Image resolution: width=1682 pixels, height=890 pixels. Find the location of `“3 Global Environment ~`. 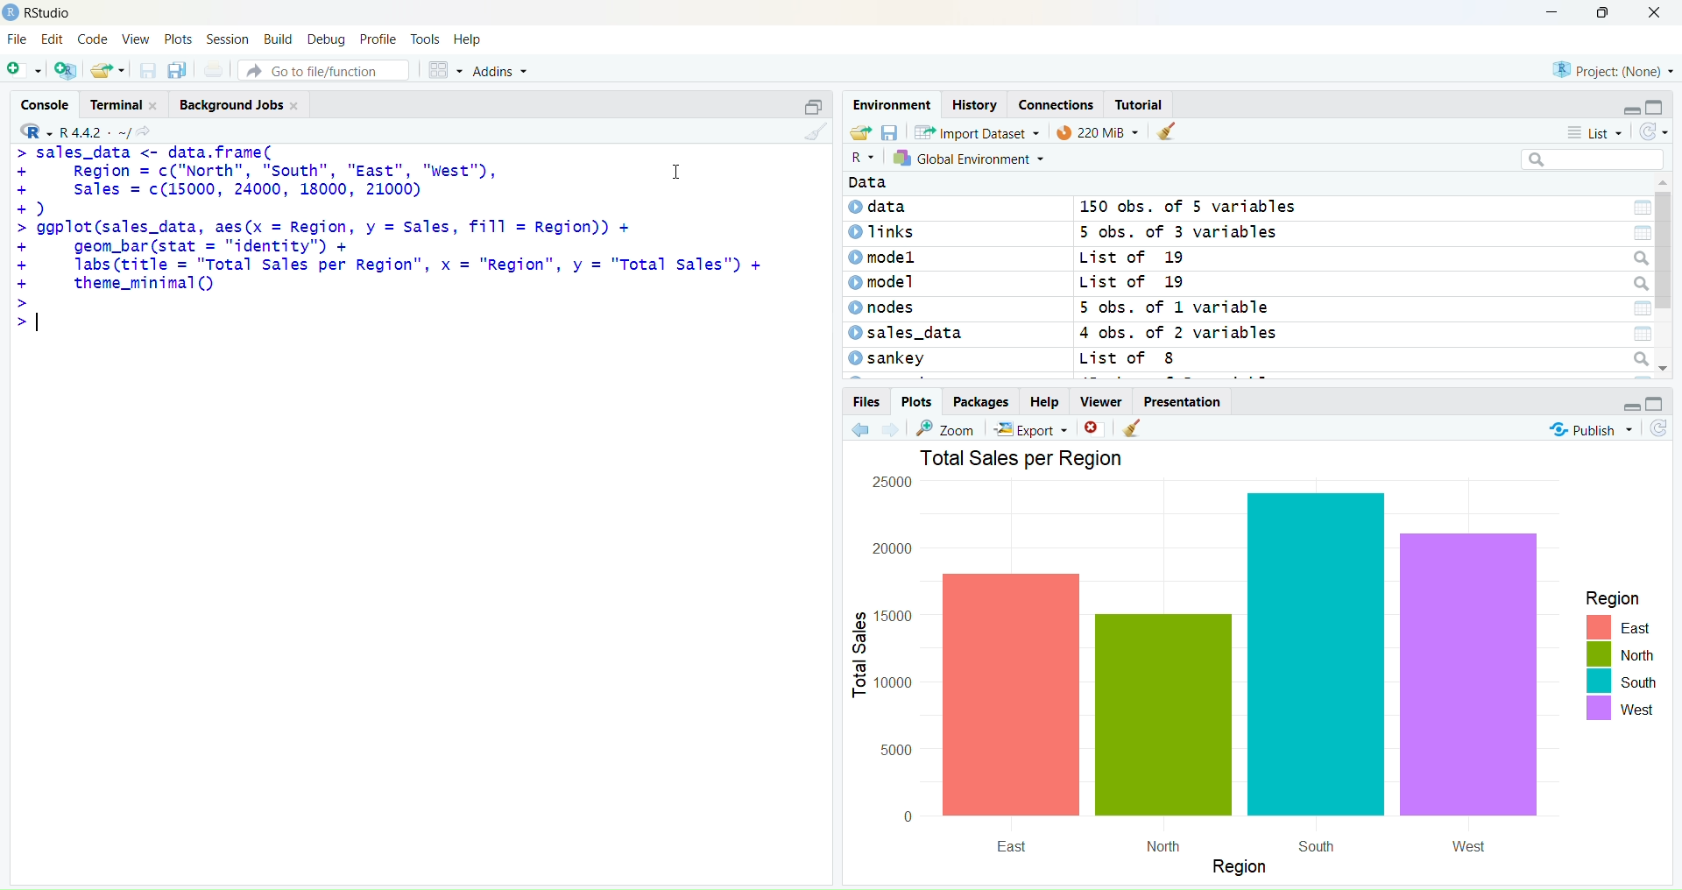

“3 Global Environment ~ is located at coordinates (969, 159).